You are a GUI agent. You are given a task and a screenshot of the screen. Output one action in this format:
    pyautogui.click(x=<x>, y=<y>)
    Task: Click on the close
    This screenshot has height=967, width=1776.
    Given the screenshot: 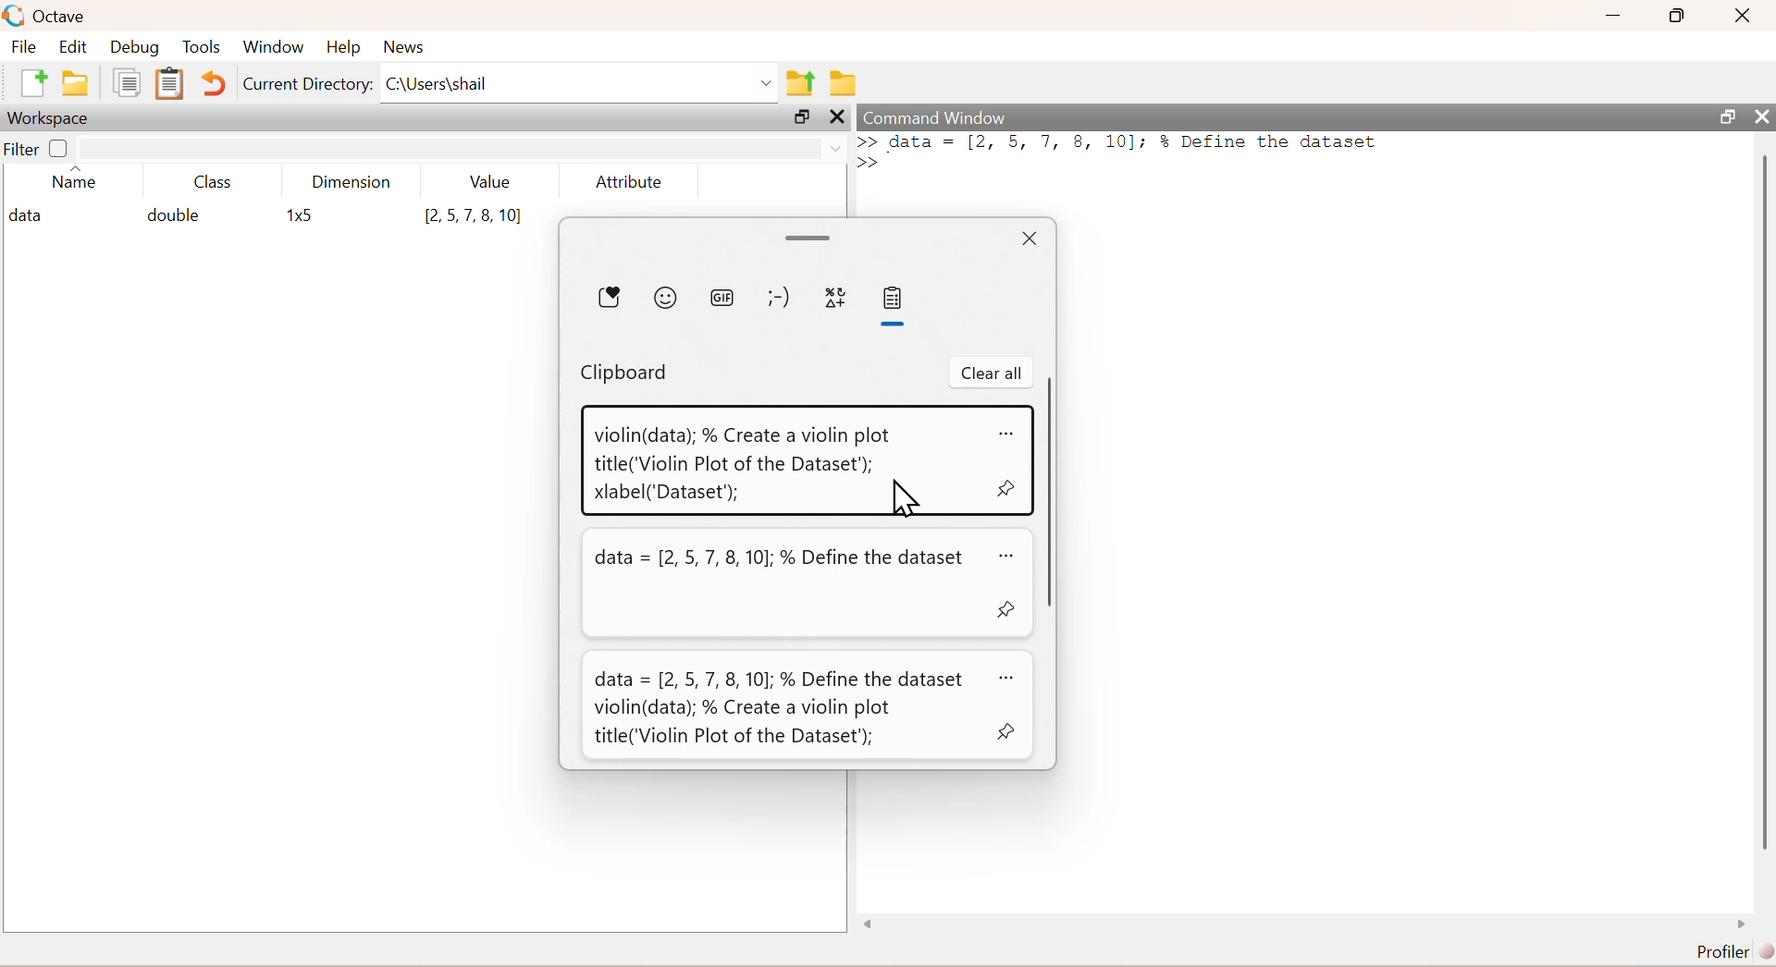 What is the action you would take?
    pyautogui.click(x=1762, y=116)
    